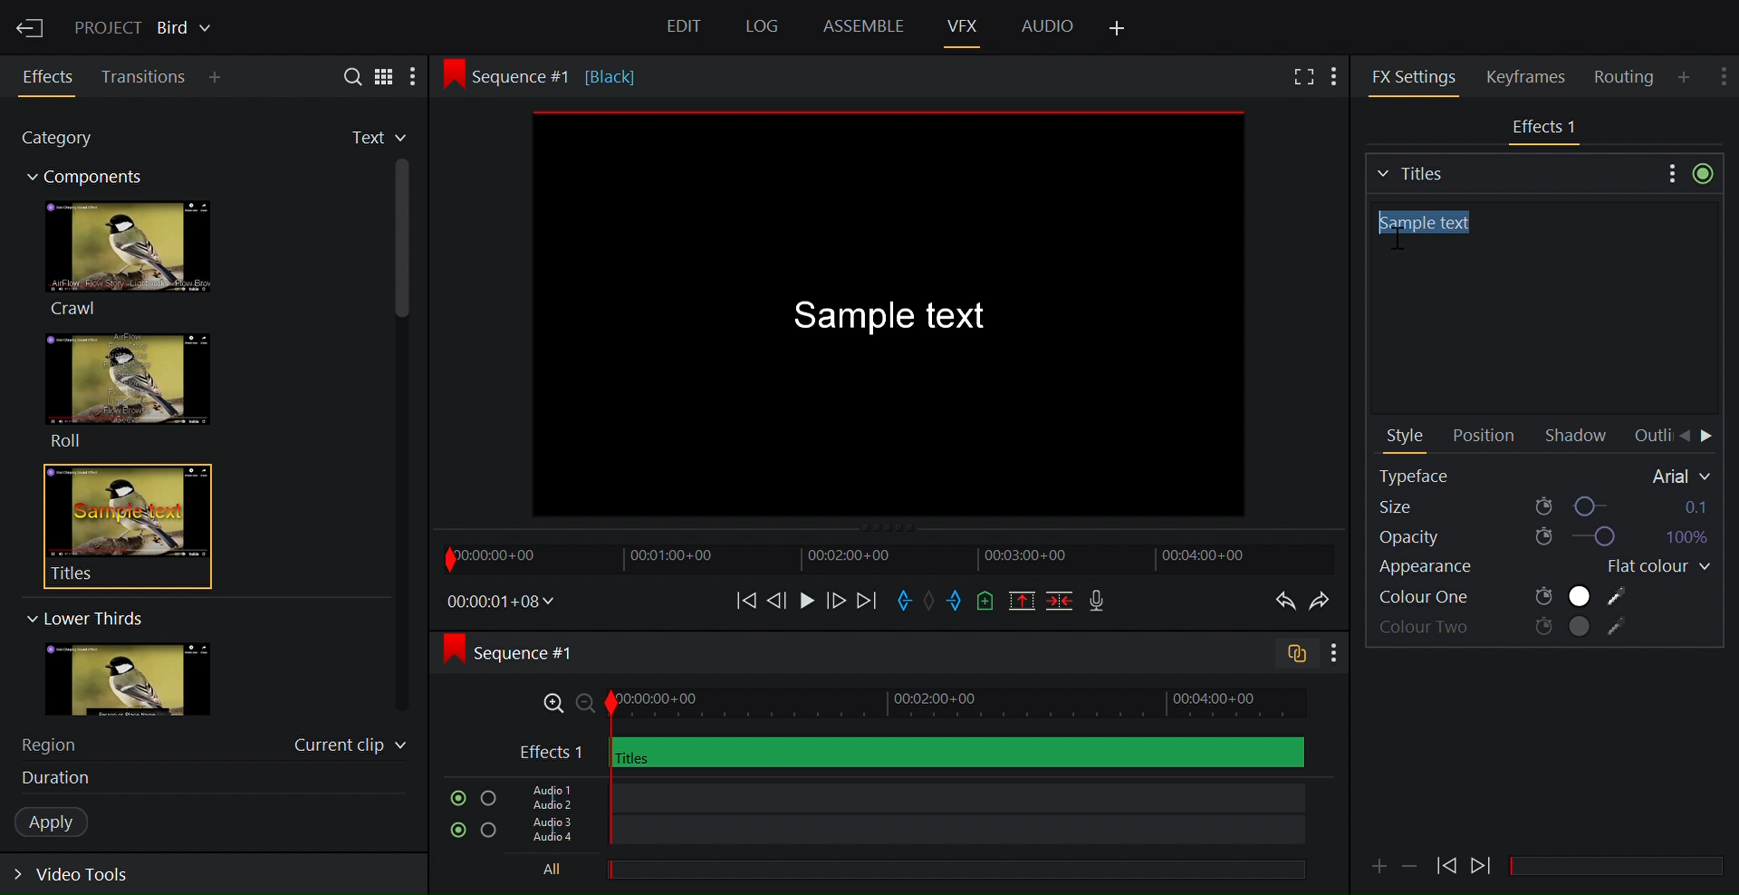  What do you see at coordinates (1281, 601) in the screenshot?
I see `Undo` at bounding box center [1281, 601].